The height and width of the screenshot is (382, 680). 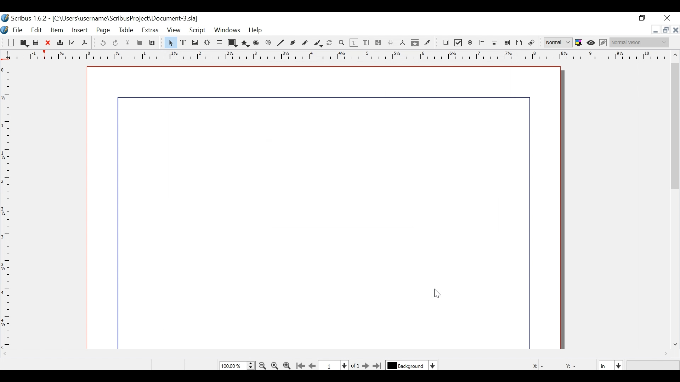 What do you see at coordinates (676, 126) in the screenshot?
I see `Vertical Scroll bar` at bounding box center [676, 126].